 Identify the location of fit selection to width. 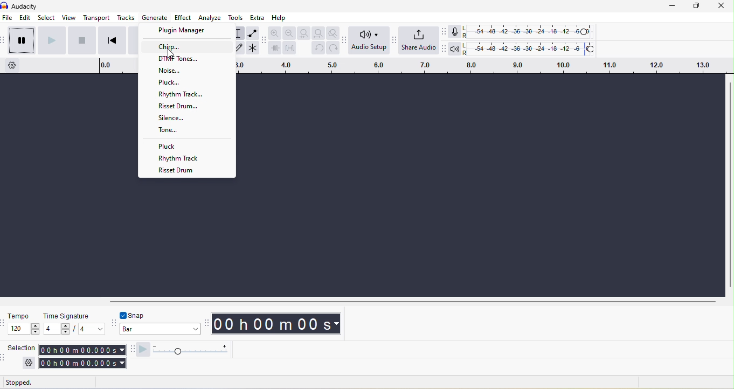
(302, 33).